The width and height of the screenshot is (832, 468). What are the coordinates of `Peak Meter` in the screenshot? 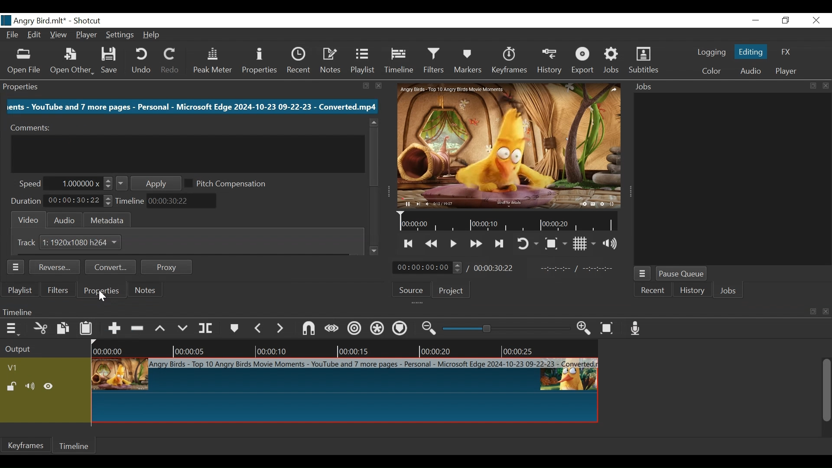 It's located at (211, 63).